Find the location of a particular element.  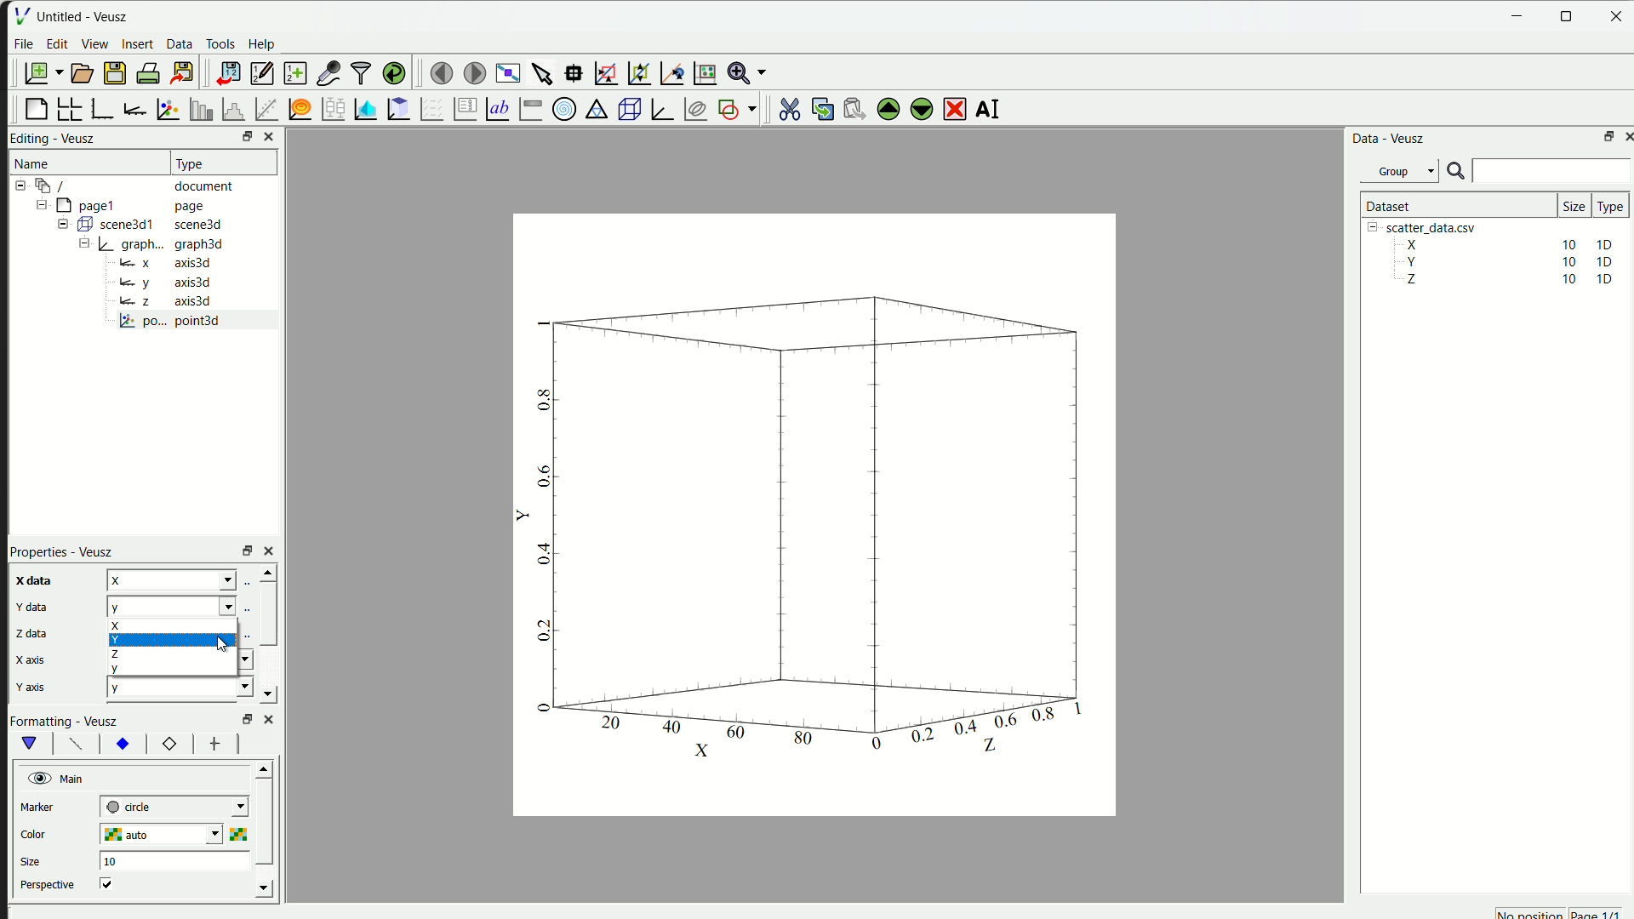

cut the selected widget is located at coordinates (787, 108).